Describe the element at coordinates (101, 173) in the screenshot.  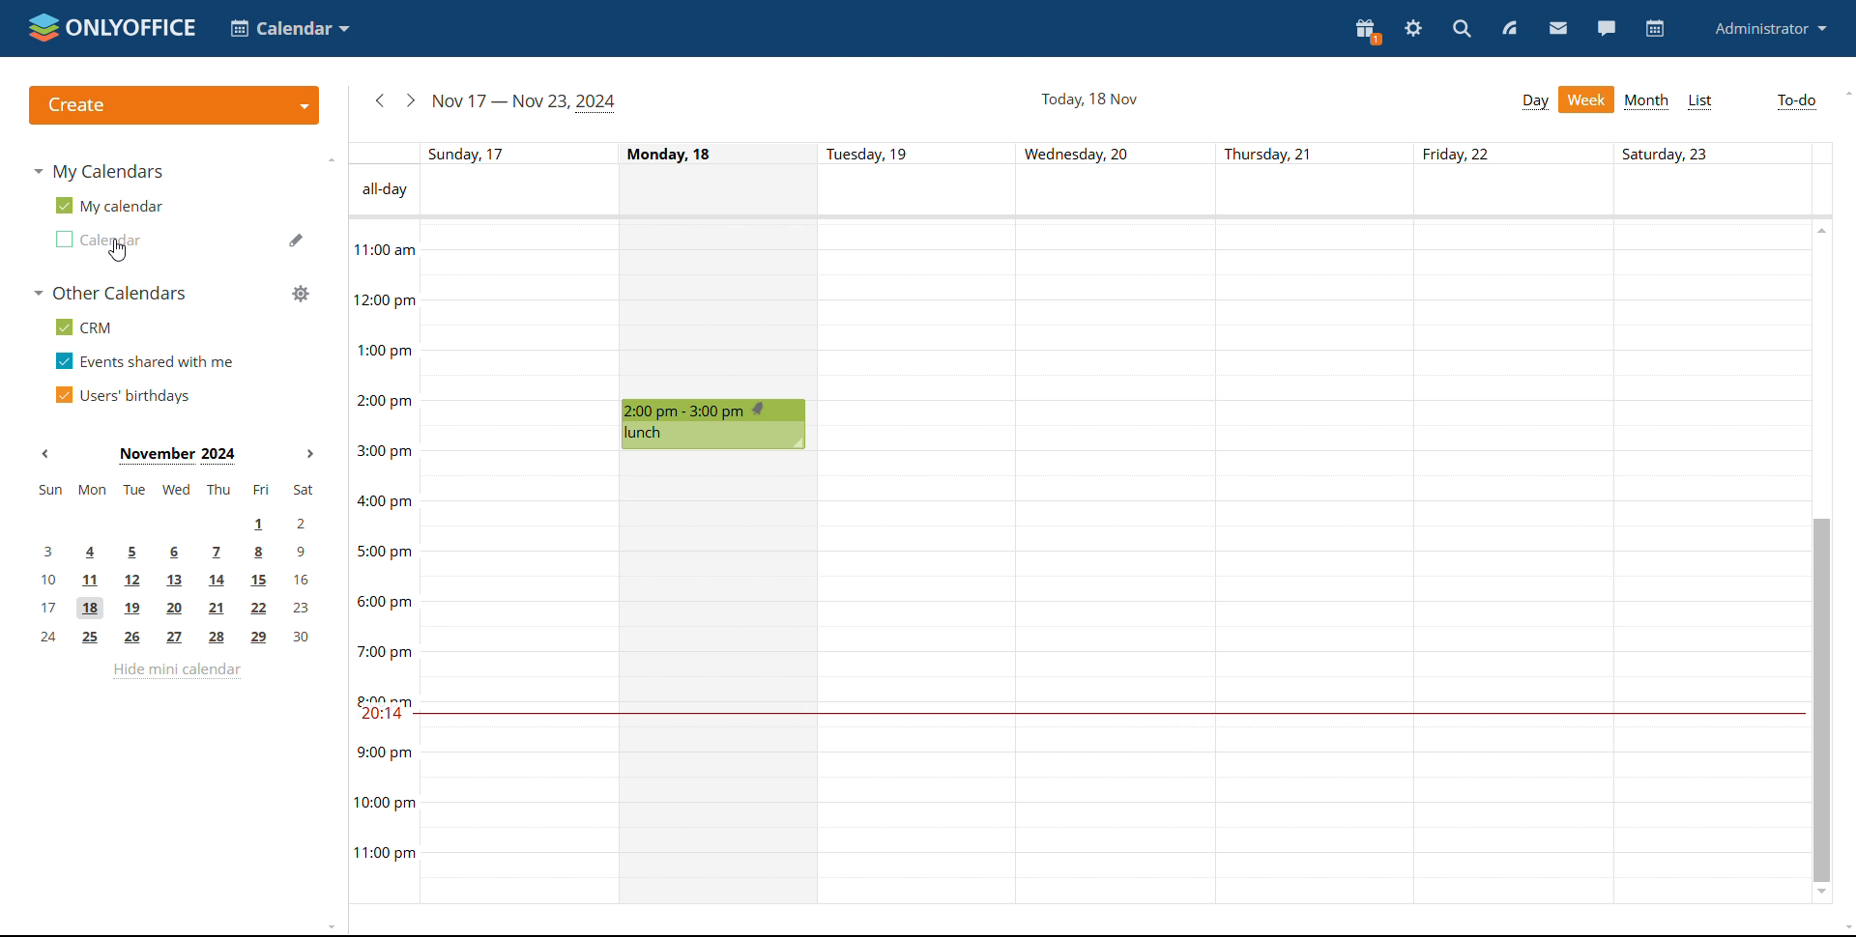
I see `my calendars` at that location.